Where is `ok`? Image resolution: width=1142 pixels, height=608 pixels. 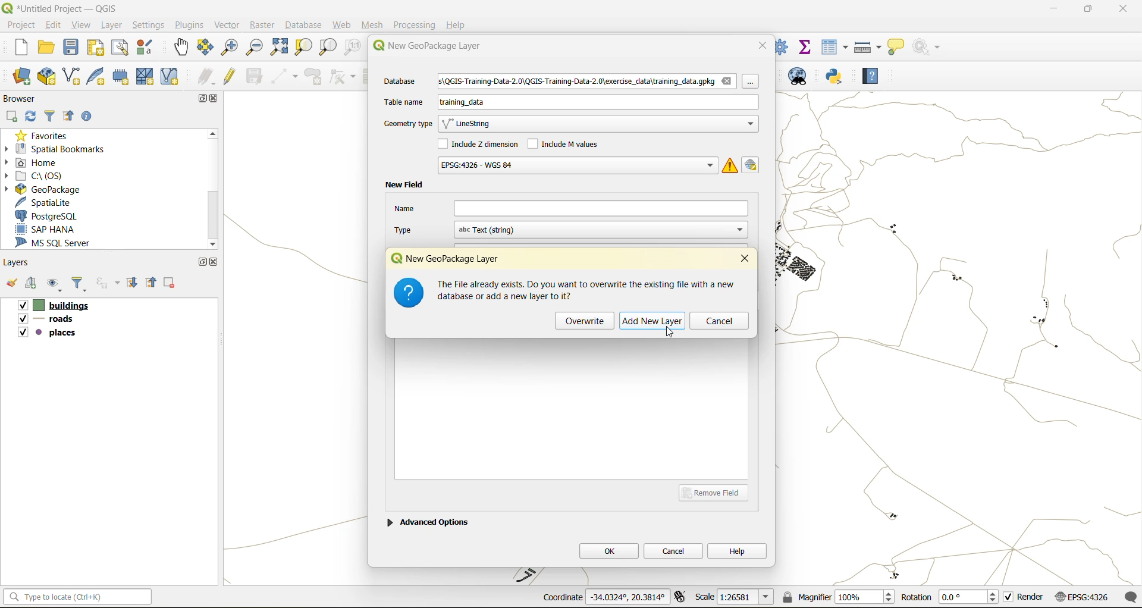 ok is located at coordinates (608, 550).